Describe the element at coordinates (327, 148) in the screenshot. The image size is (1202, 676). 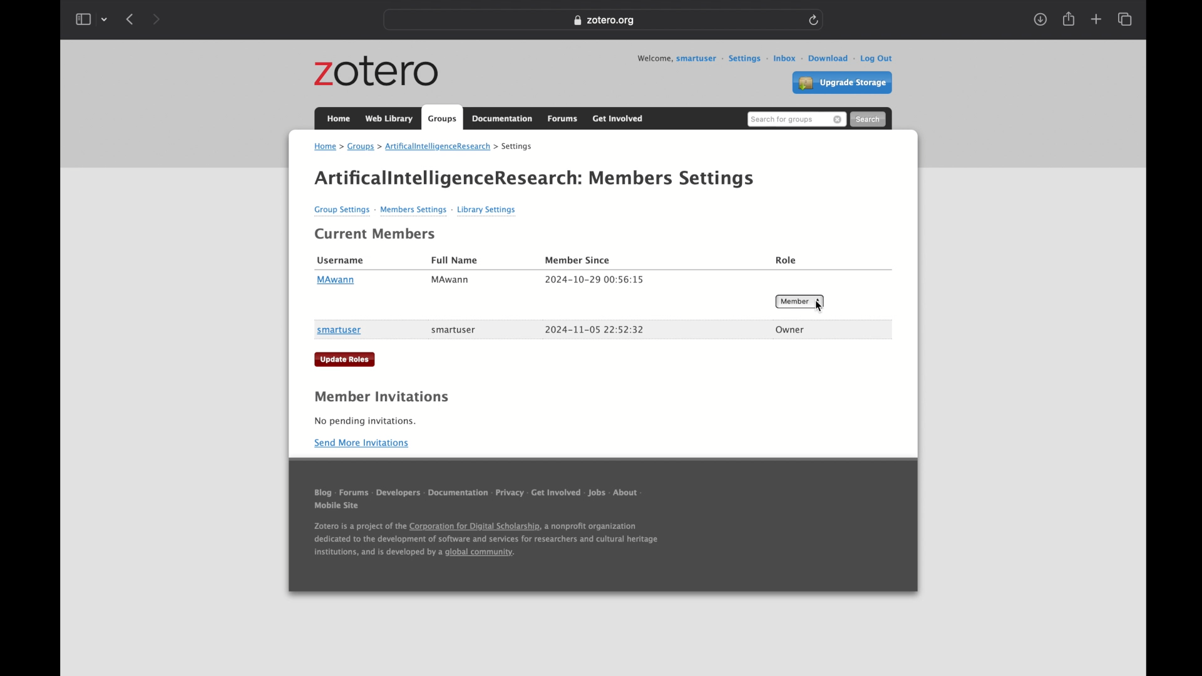
I see `home` at that location.